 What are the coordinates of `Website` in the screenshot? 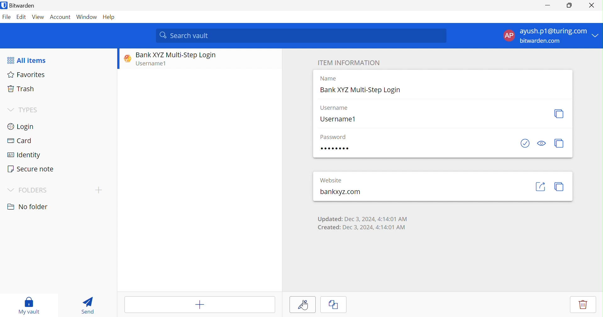 It's located at (331, 180).